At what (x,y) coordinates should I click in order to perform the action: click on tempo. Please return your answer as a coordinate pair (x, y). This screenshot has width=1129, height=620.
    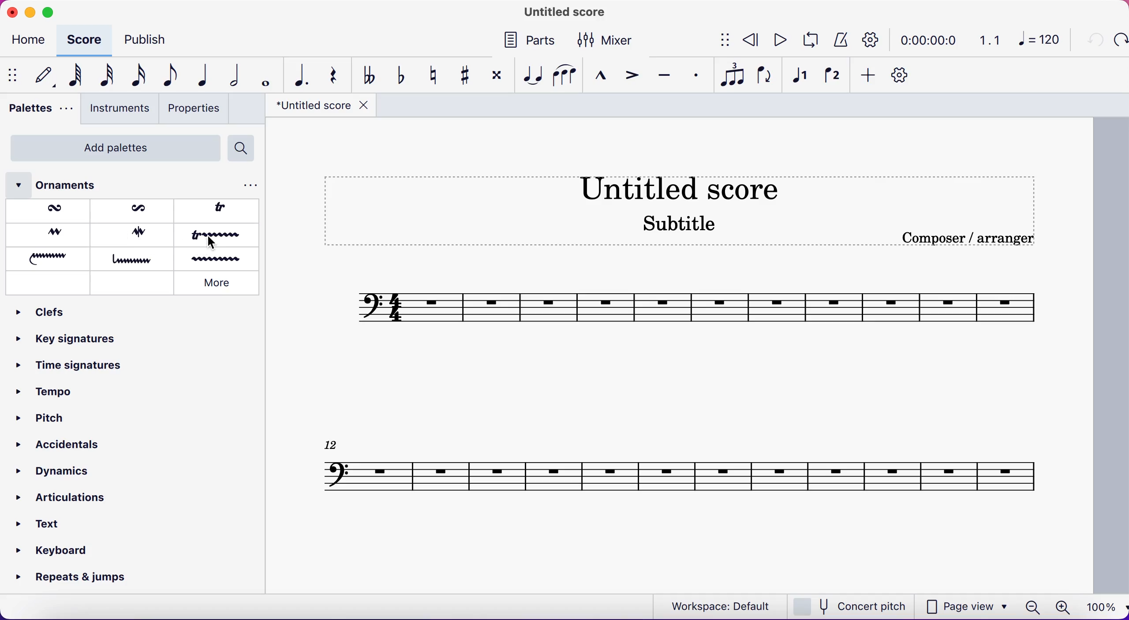
    Looking at the image, I should click on (52, 395).